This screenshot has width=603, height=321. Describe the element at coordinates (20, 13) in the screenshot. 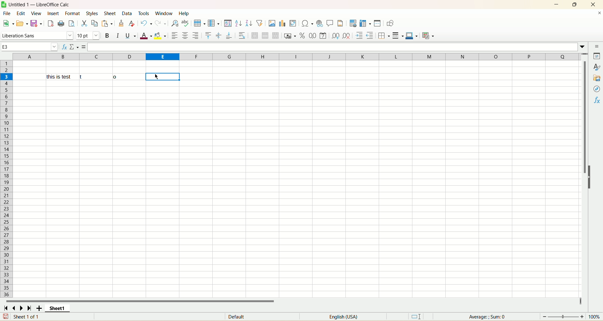

I see `edit` at that location.